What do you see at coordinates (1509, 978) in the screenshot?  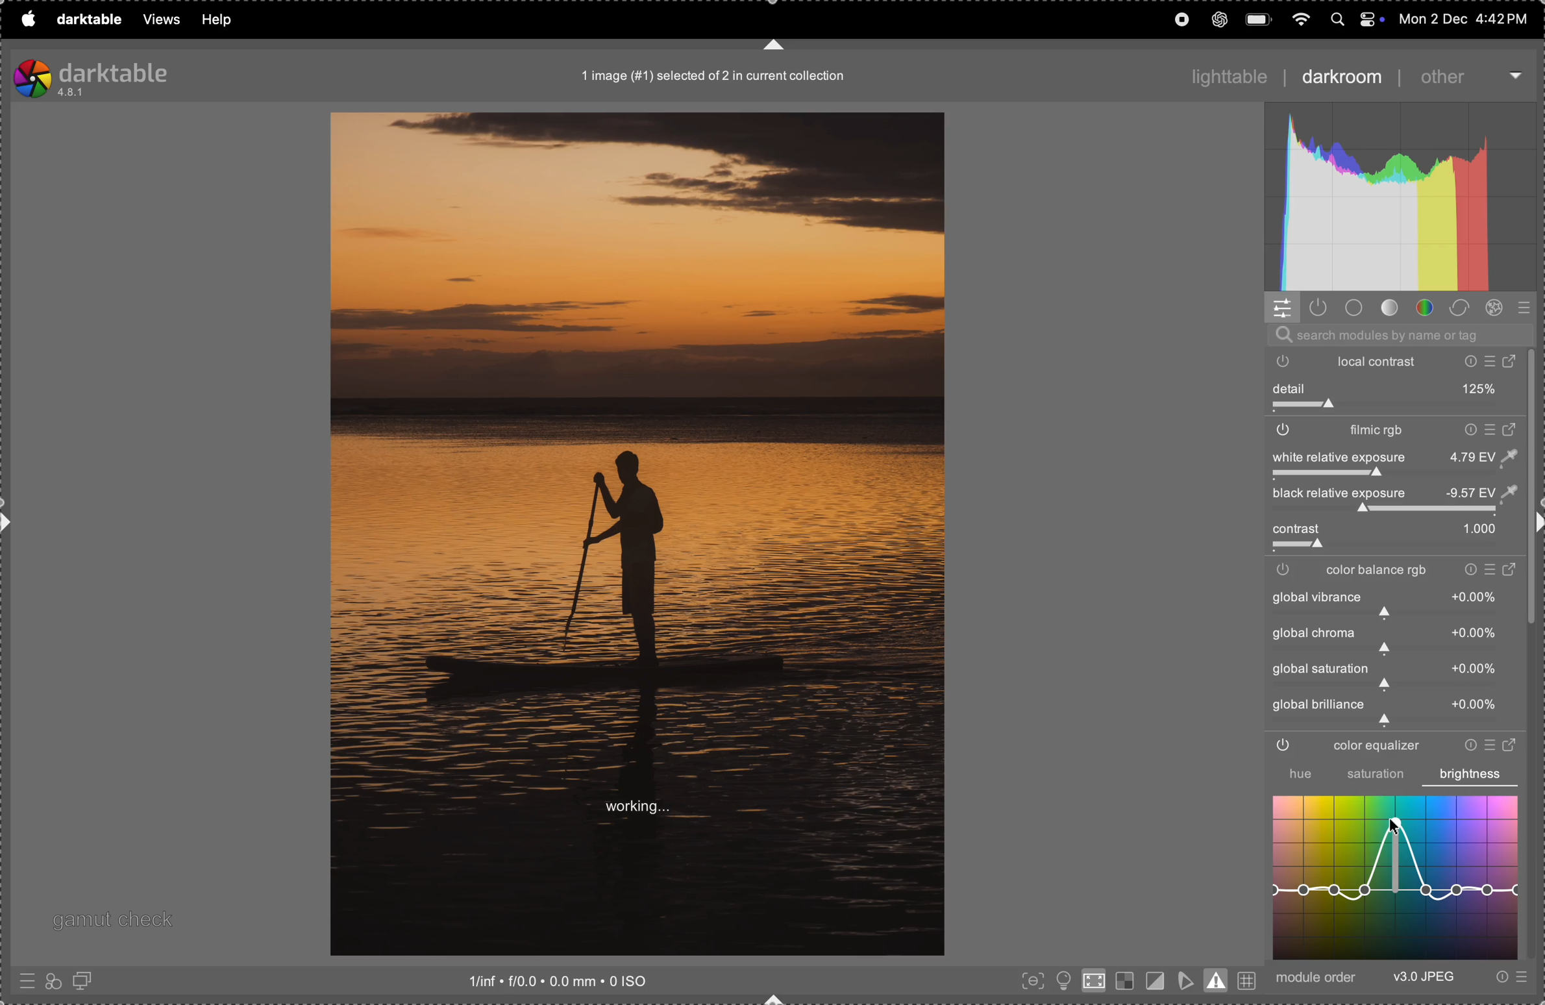 I see `presets` at bounding box center [1509, 978].